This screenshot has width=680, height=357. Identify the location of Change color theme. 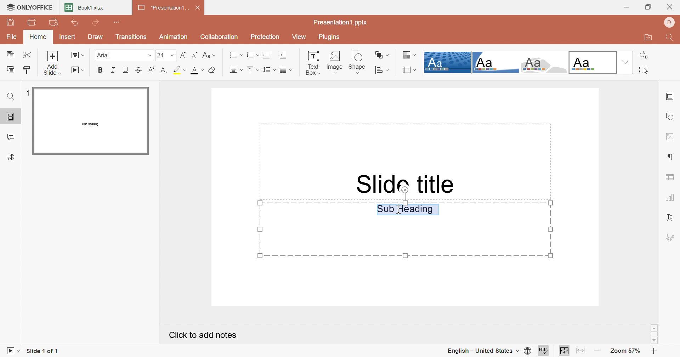
(409, 54).